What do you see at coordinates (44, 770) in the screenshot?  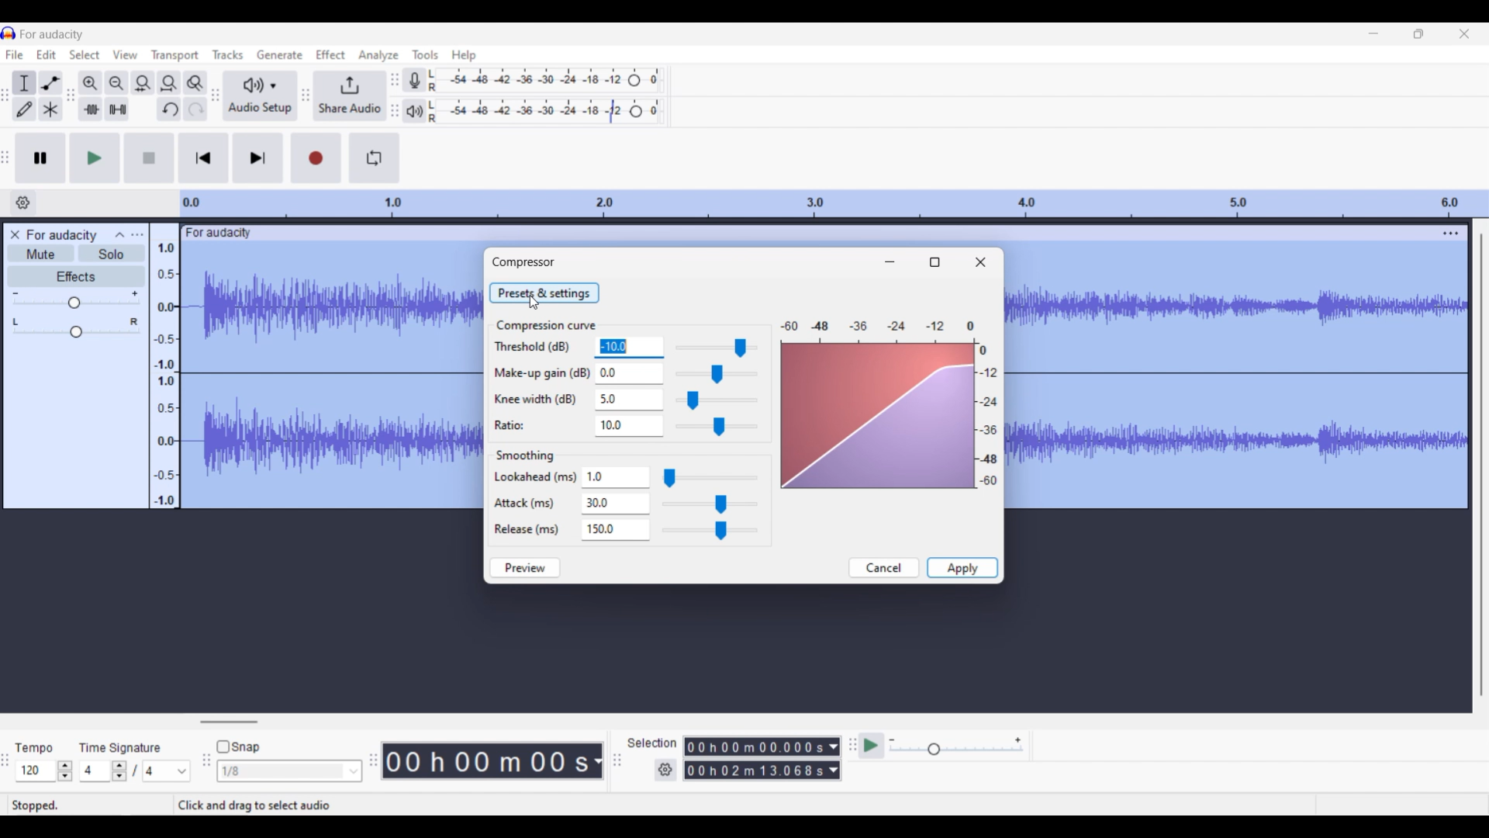 I see `Tempo settings` at bounding box center [44, 770].